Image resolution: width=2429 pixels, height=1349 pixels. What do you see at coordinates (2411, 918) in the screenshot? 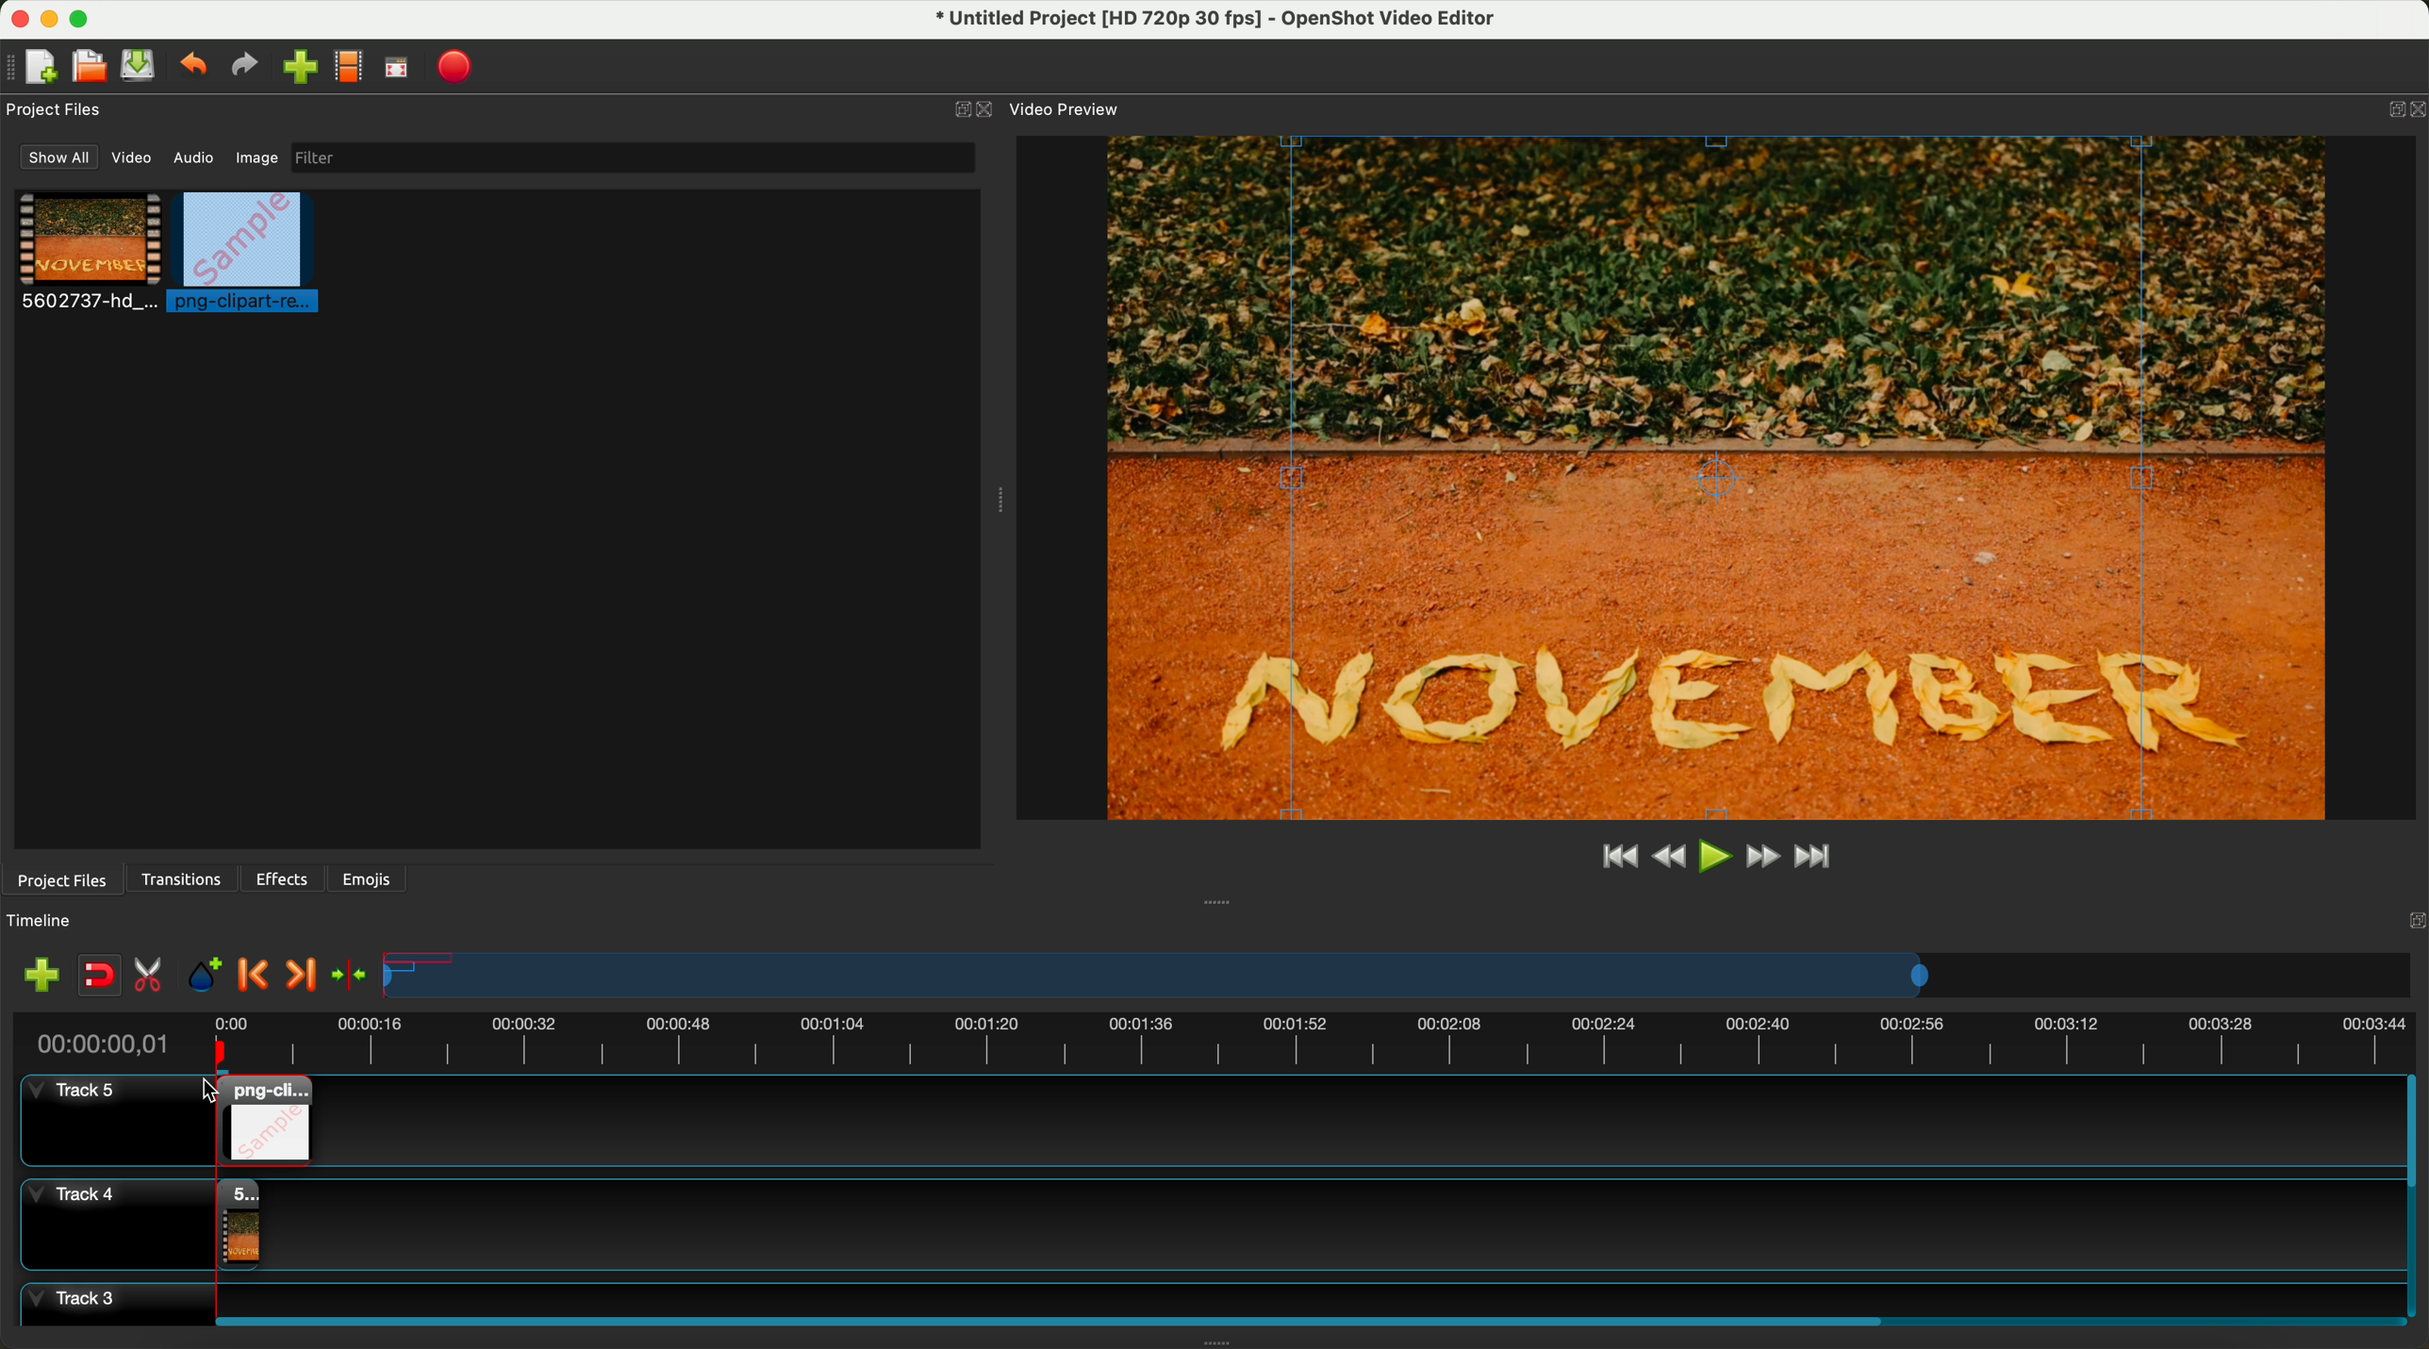
I see `` at bounding box center [2411, 918].